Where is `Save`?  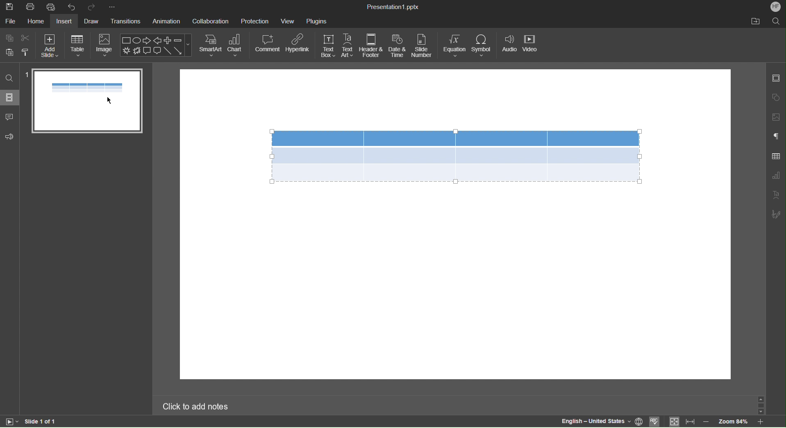
Save is located at coordinates (9, 6).